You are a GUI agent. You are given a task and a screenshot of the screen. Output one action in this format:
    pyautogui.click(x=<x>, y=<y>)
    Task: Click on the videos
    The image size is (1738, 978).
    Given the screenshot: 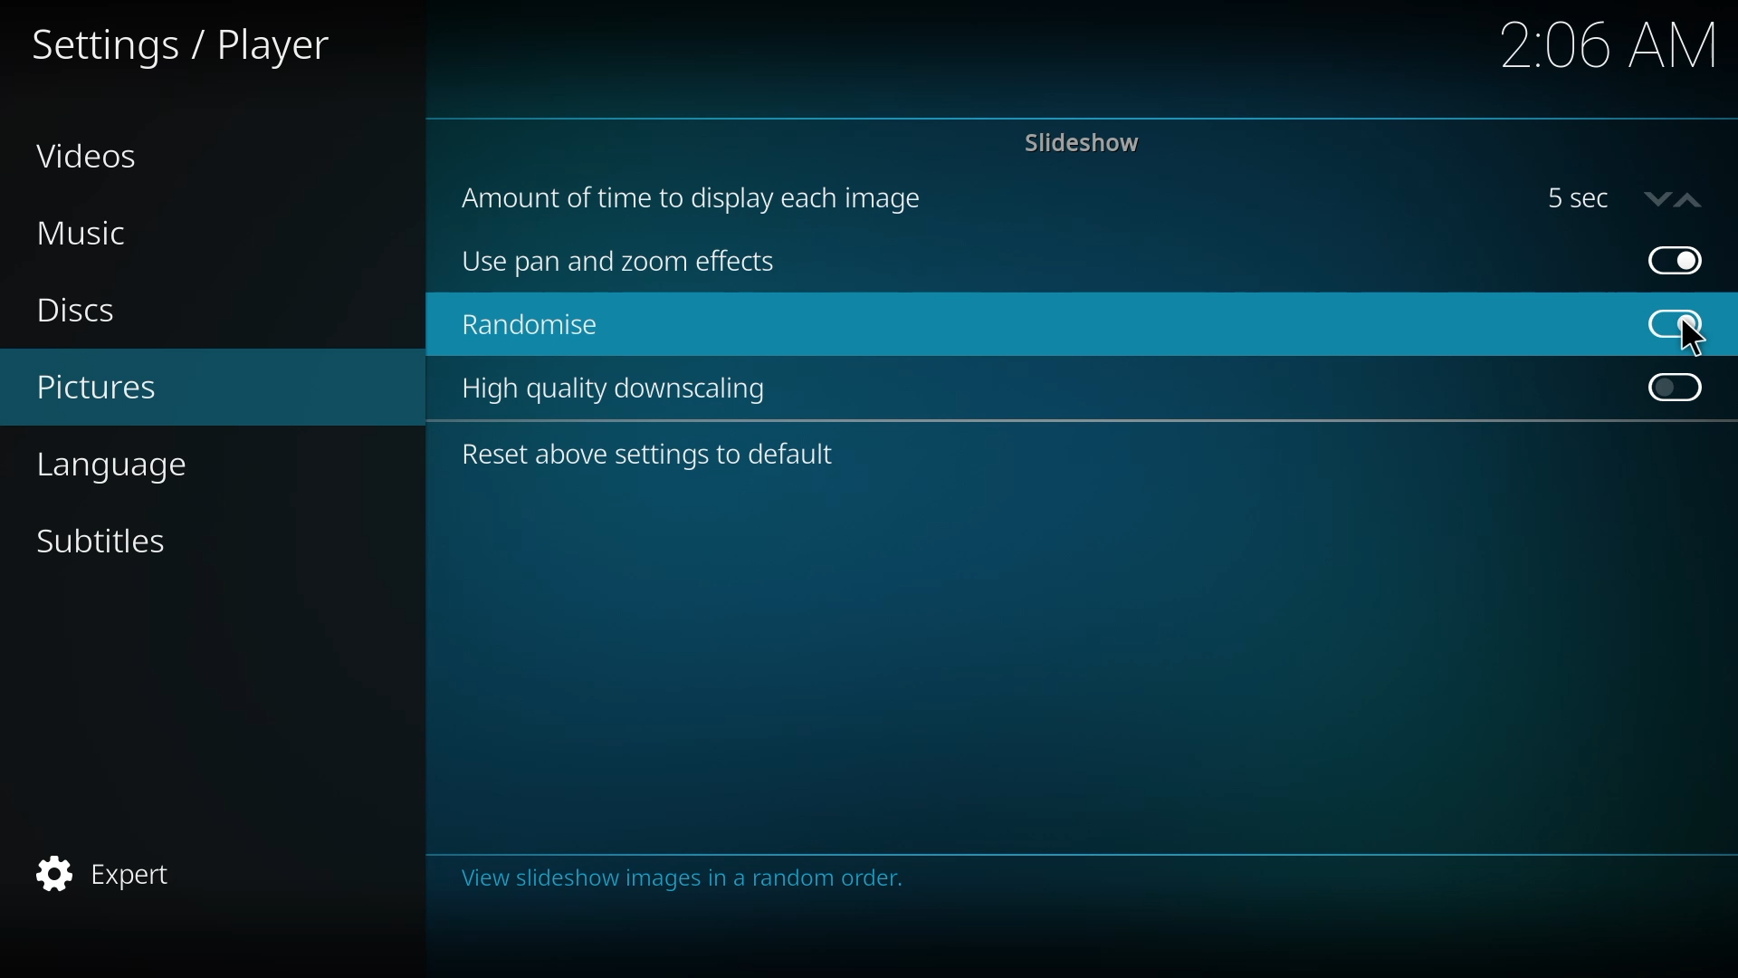 What is the action you would take?
    pyautogui.click(x=91, y=153)
    